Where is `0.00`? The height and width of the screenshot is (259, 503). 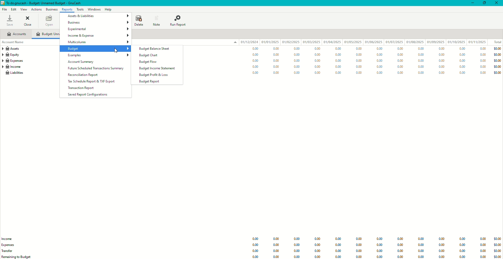 0.00 is located at coordinates (315, 55).